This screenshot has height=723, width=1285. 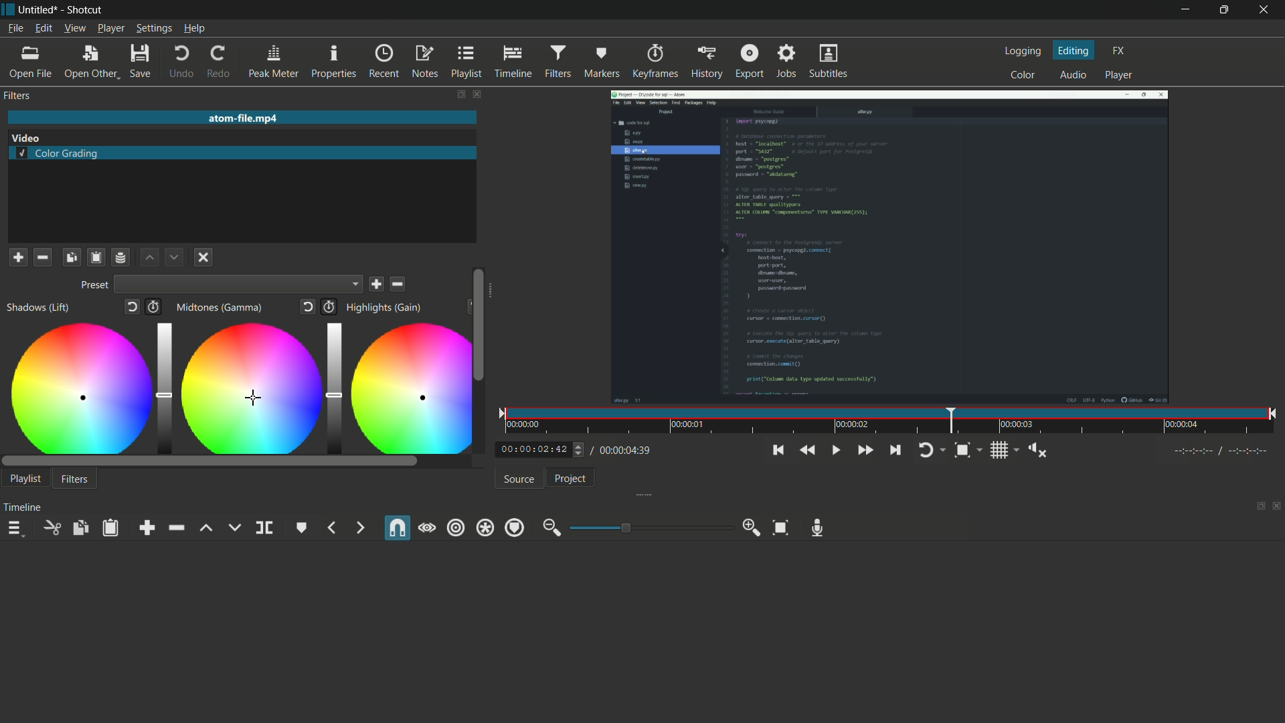 I want to click on dropdown, so click(x=240, y=286).